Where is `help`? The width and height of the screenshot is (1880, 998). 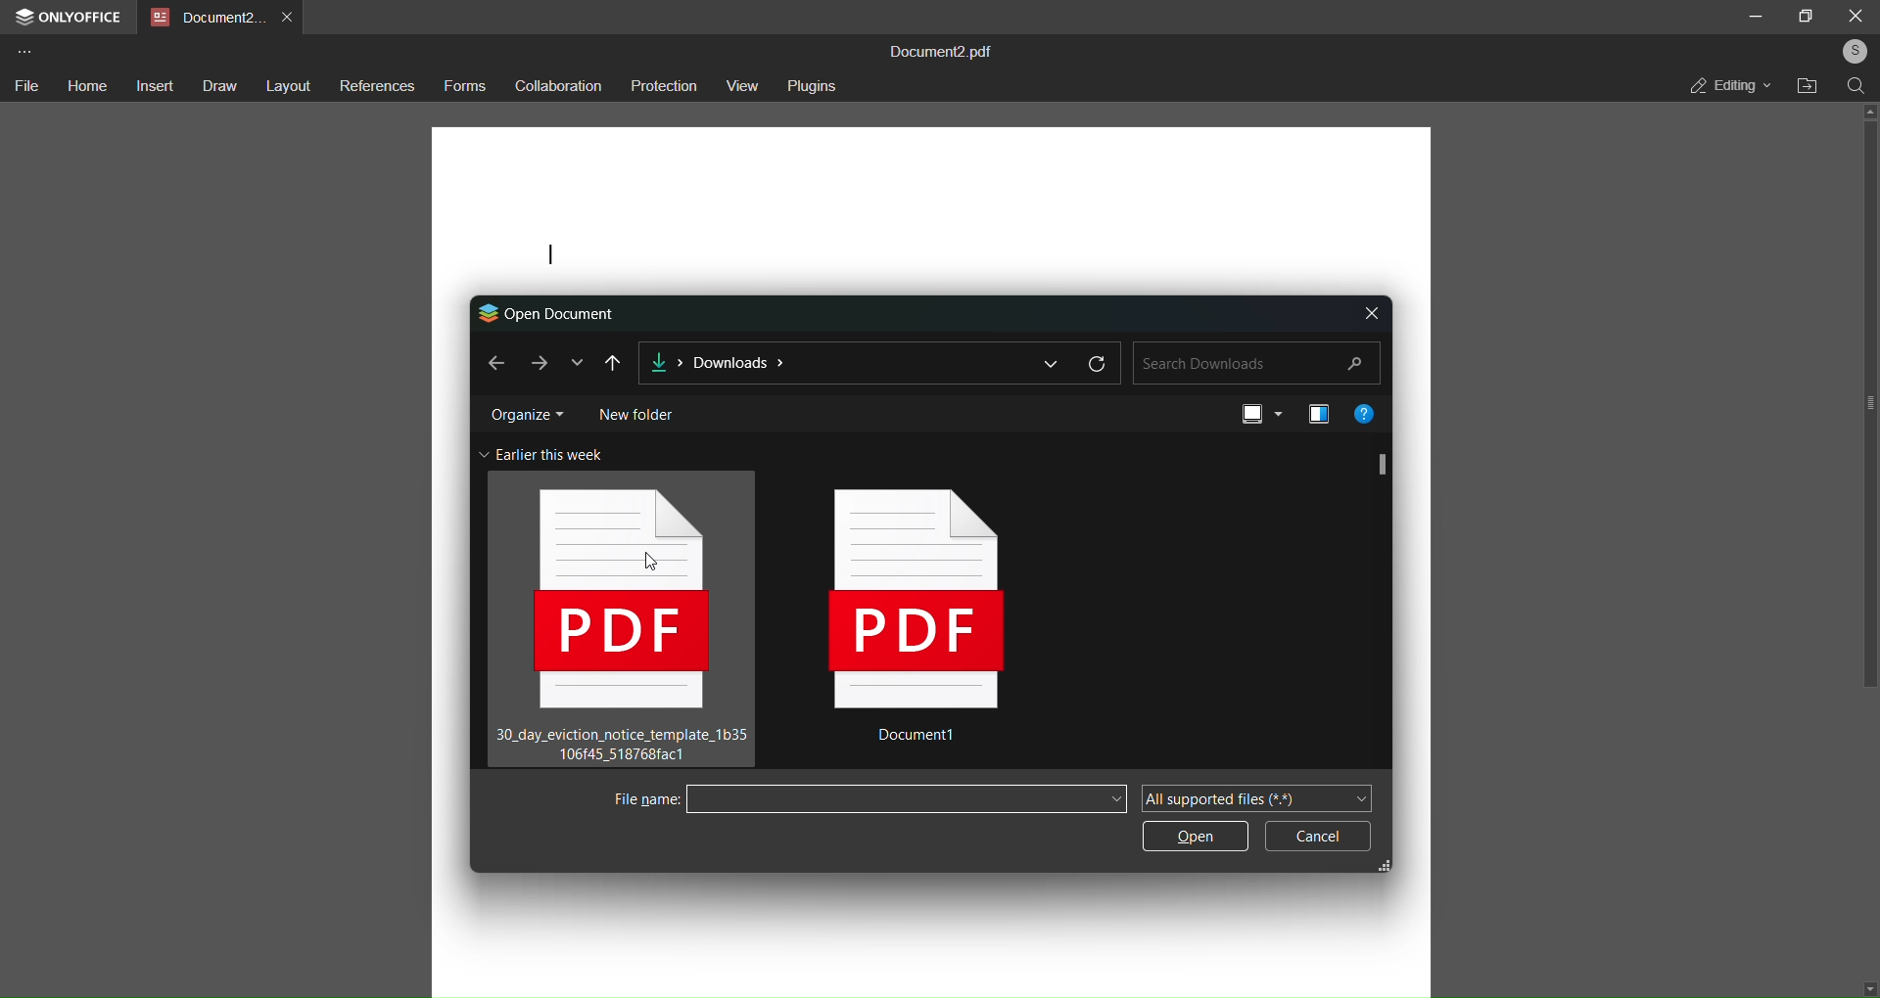 help is located at coordinates (1367, 412).